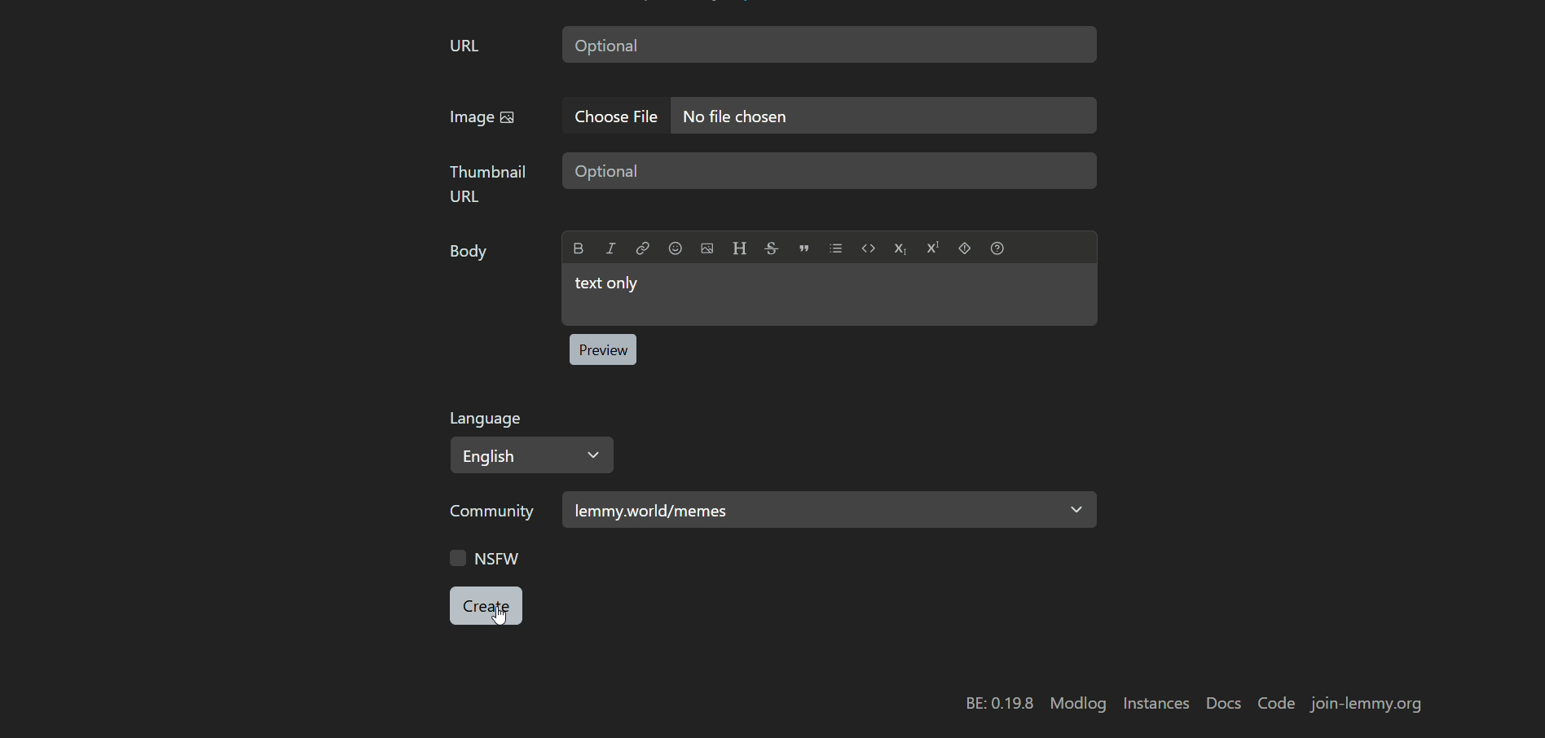  I want to click on Body, so click(471, 255).